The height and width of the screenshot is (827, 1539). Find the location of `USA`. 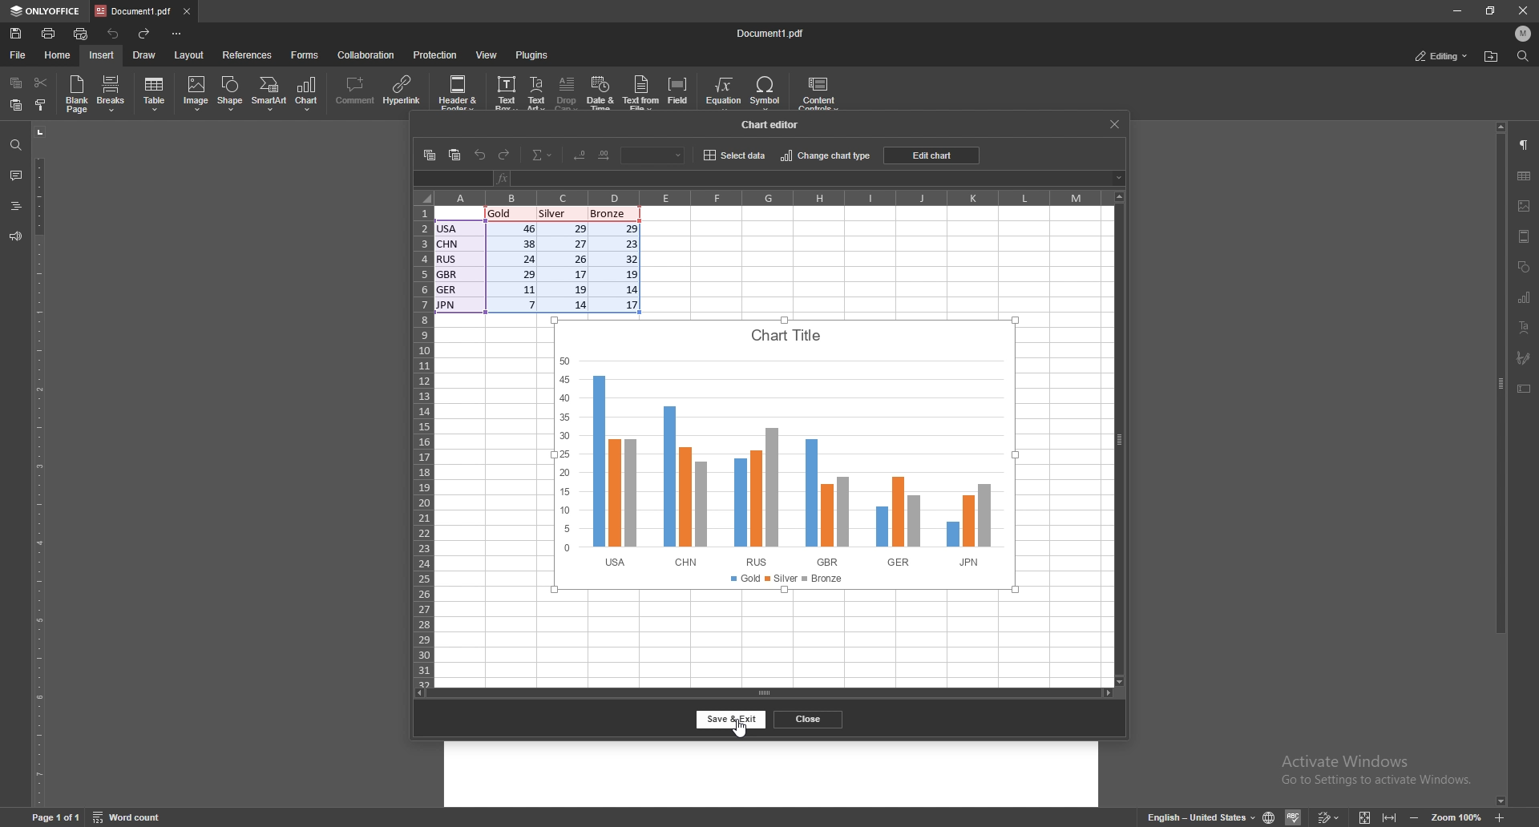

USA is located at coordinates (450, 228).